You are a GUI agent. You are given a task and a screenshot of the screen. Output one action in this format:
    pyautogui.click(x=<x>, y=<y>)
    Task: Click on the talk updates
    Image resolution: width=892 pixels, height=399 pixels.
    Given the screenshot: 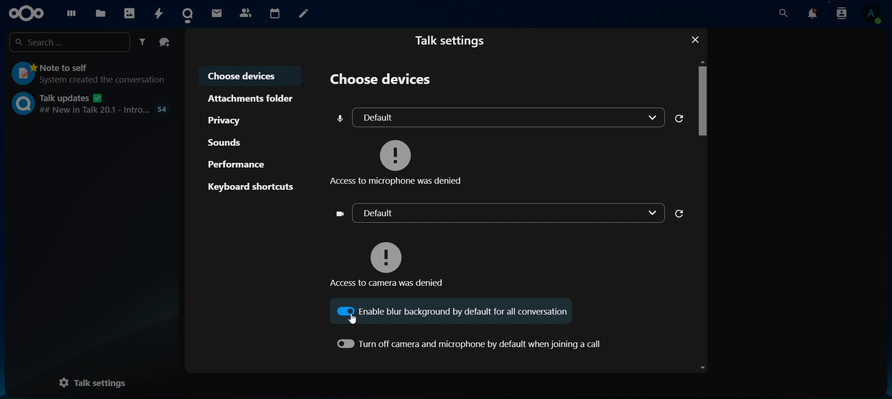 What is the action you would take?
    pyautogui.click(x=89, y=104)
    